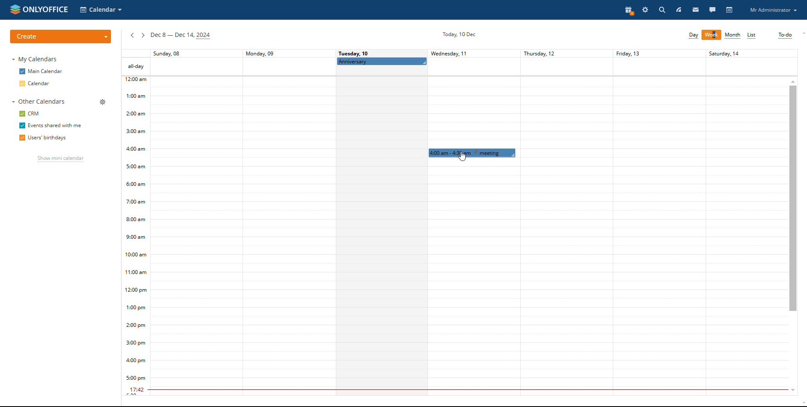  I want to click on search, so click(662, 10).